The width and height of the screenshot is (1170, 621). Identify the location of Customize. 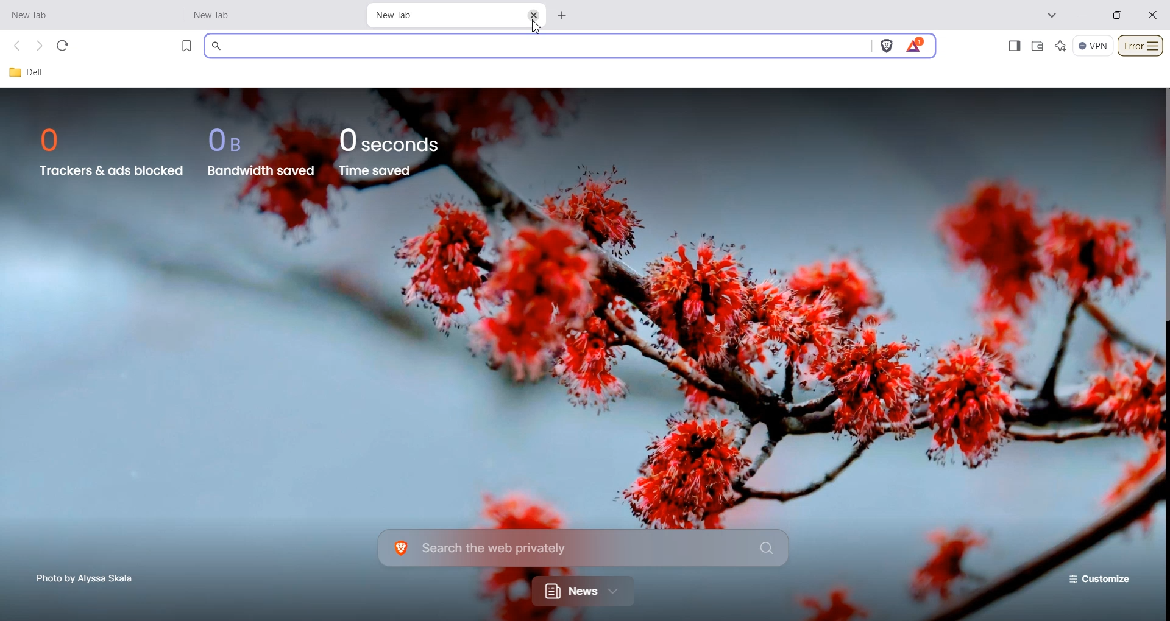
(1096, 578).